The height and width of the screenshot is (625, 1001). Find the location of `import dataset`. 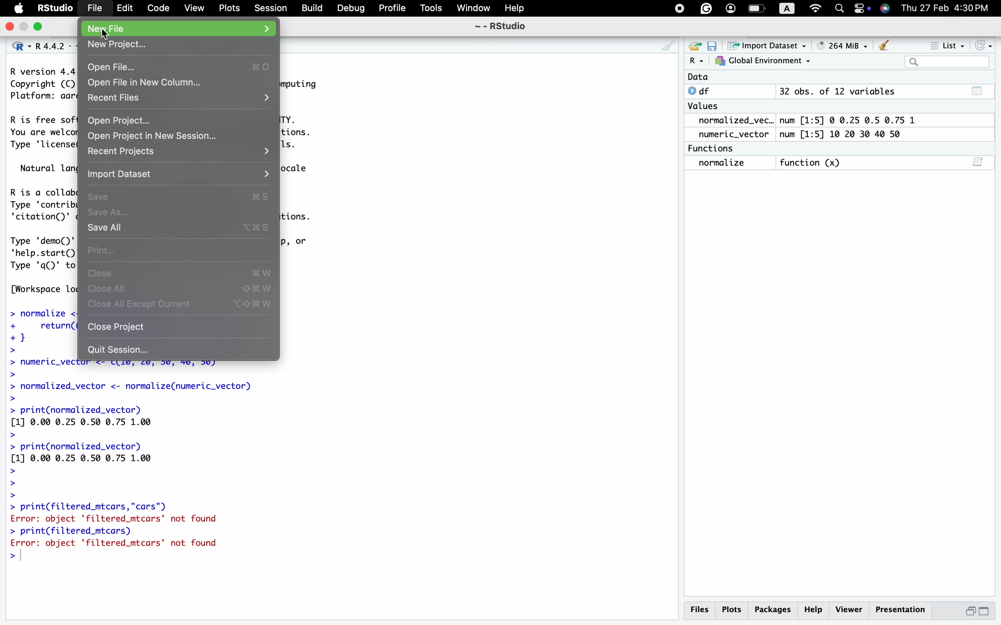

import dataset is located at coordinates (180, 177).